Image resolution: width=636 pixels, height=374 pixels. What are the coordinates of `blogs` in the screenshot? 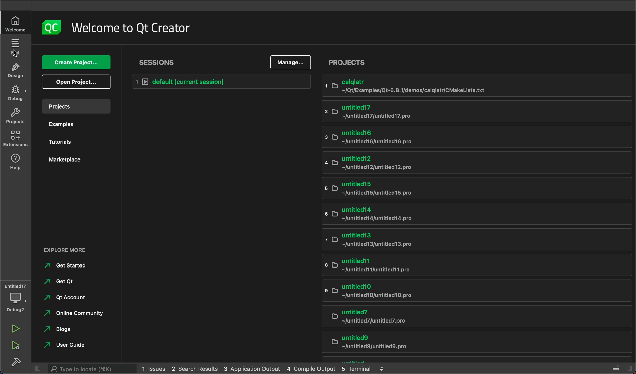 It's located at (59, 329).